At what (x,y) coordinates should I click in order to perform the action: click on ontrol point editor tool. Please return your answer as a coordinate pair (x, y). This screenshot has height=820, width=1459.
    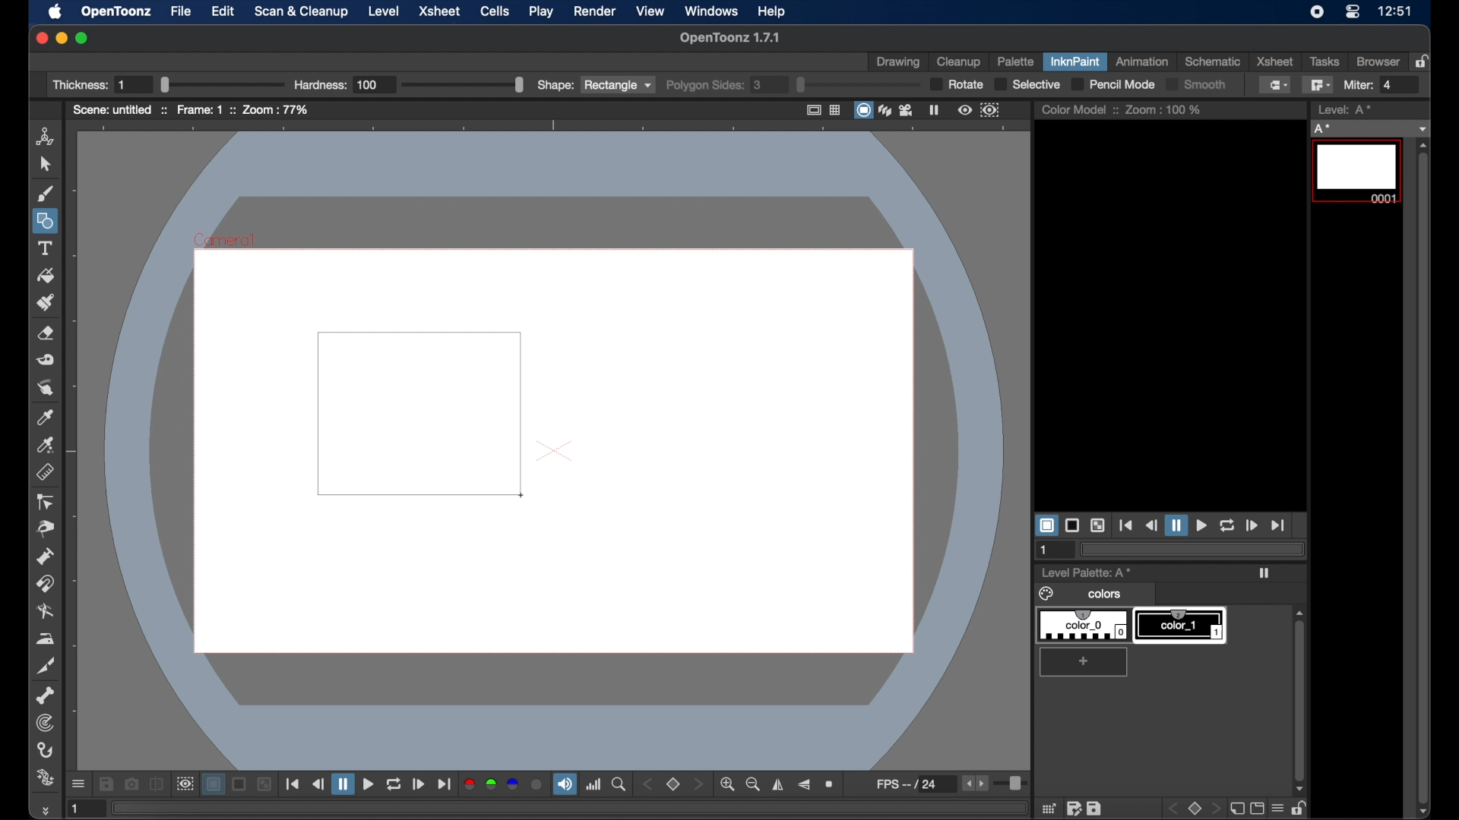
    Looking at the image, I should click on (45, 502).